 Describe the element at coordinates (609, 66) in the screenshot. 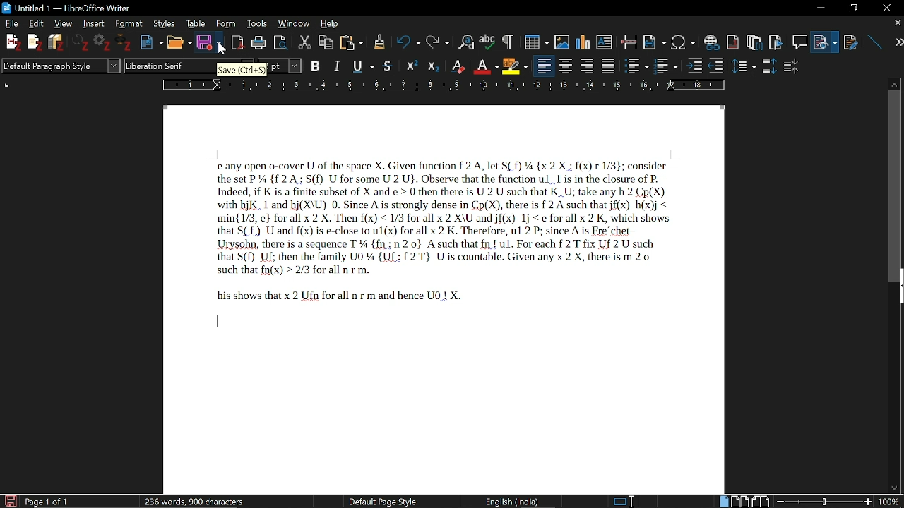

I see `justified` at that location.